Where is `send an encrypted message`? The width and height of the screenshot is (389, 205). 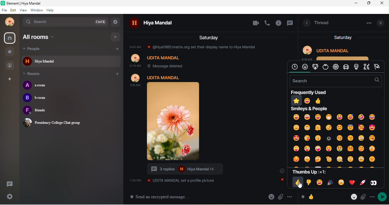
send an encrypted message is located at coordinates (163, 197).